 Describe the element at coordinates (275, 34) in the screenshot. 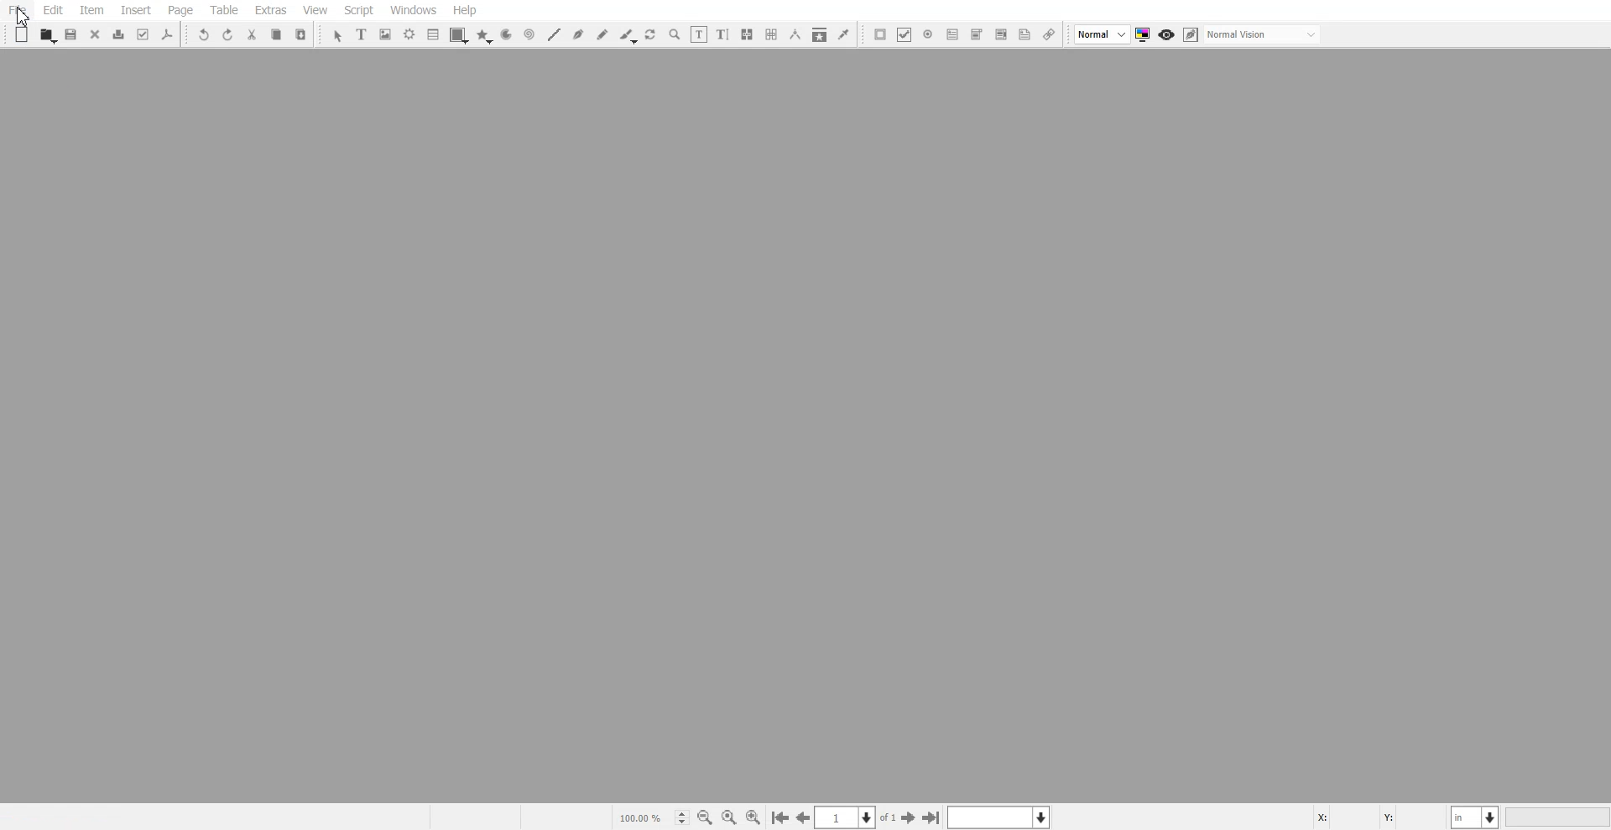

I see `Copy` at that location.